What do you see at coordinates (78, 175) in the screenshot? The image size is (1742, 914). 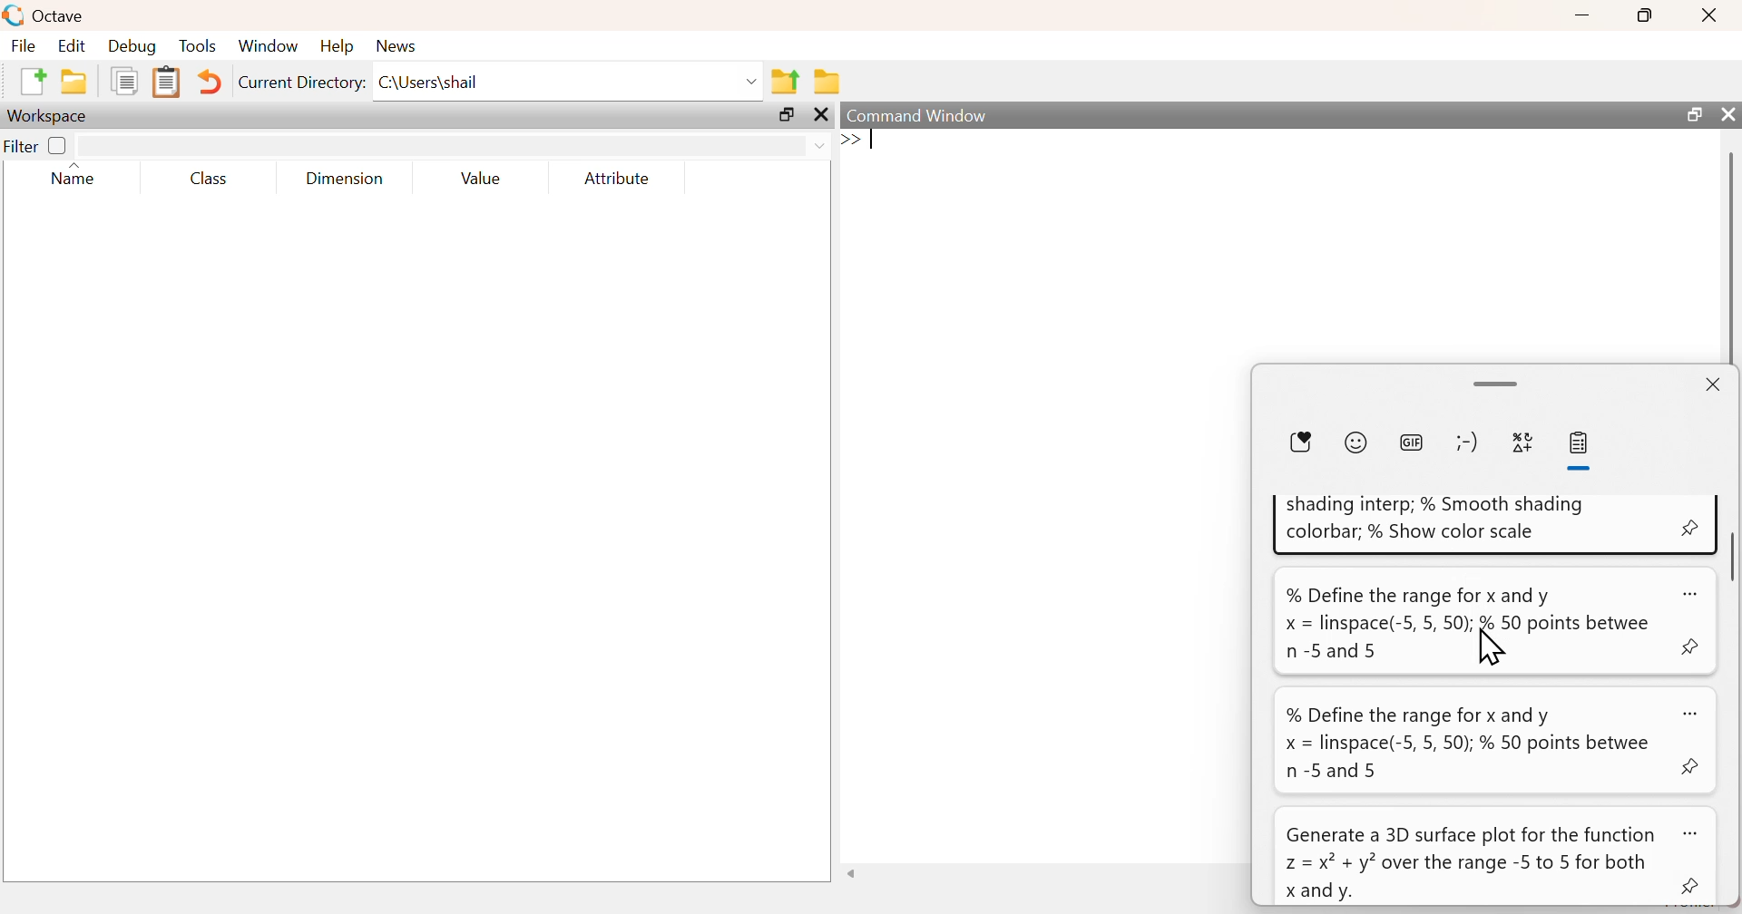 I see `Name` at bounding box center [78, 175].